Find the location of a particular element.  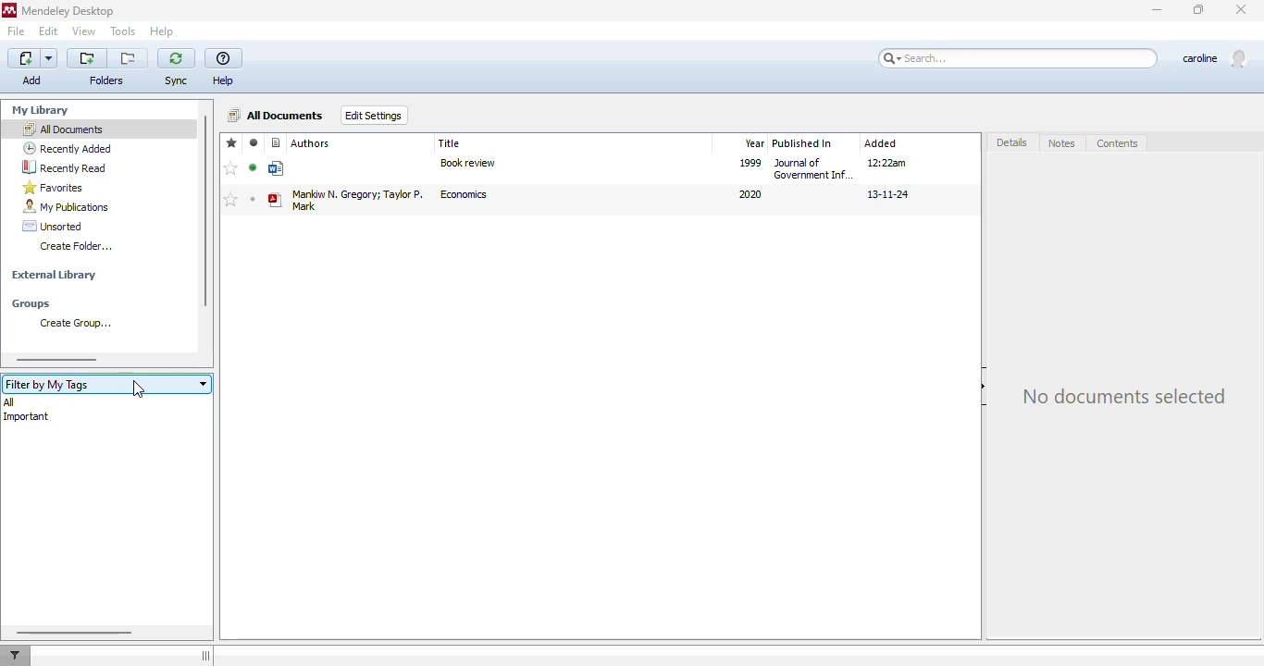

Remove folder is located at coordinates (128, 58).